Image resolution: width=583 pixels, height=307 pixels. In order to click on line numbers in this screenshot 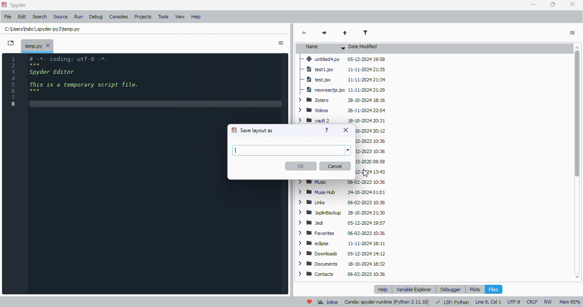, I will do `click(15, 82)`.